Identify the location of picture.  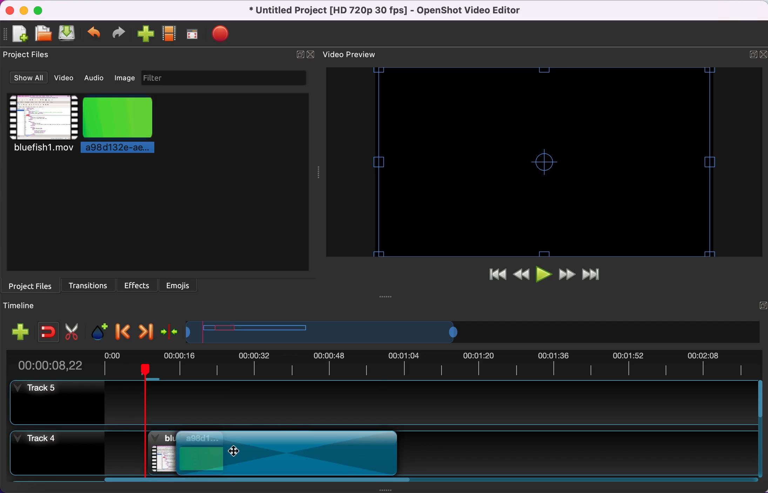
(126, 126).